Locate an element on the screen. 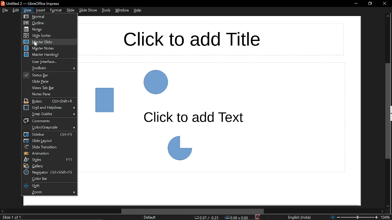 This screenshot has width=392, height=220. Horizontal scrollbar is located at coordinates (193, 211).